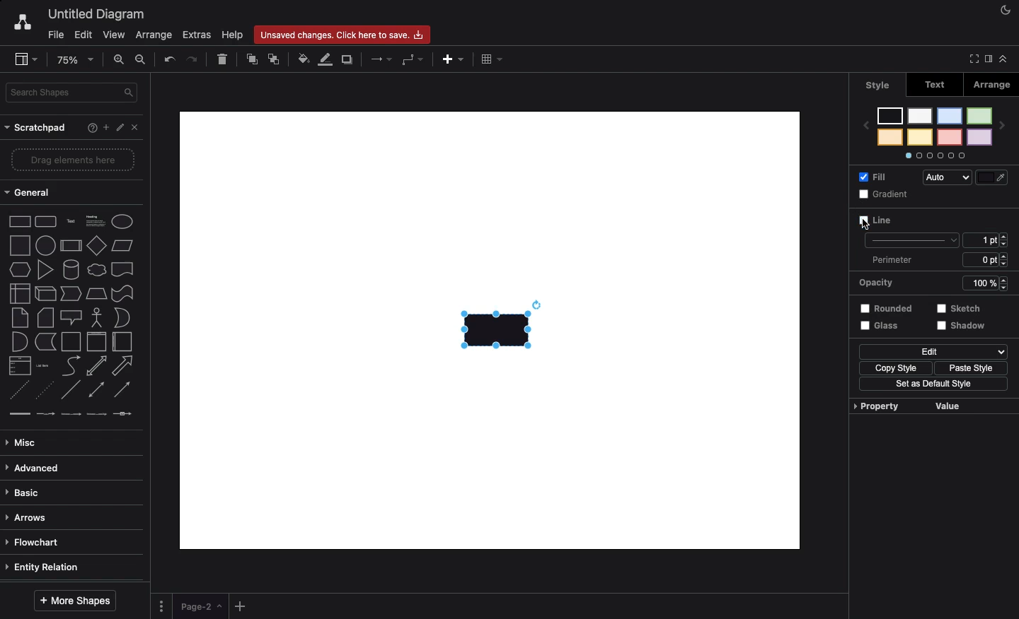 Image resolution: width=1019 pixels, height=619 pixels. I want to click on Delete, so click(226, 61).